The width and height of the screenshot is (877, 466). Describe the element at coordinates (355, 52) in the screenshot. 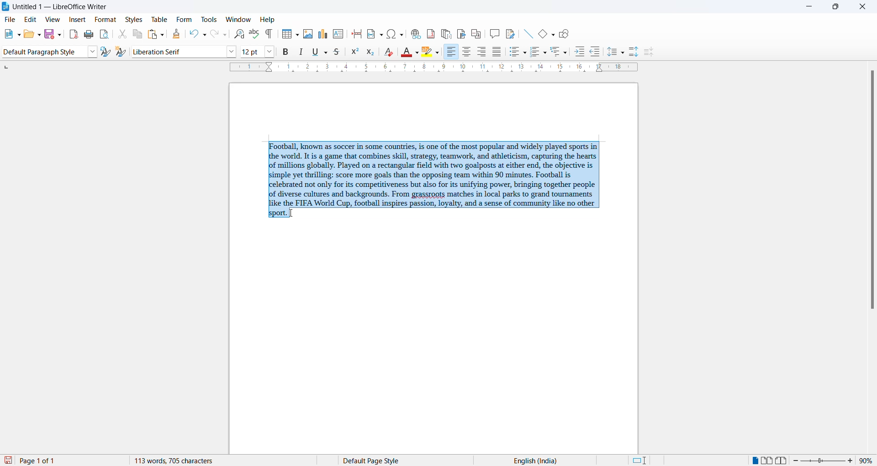

I see `superscript` at that location.